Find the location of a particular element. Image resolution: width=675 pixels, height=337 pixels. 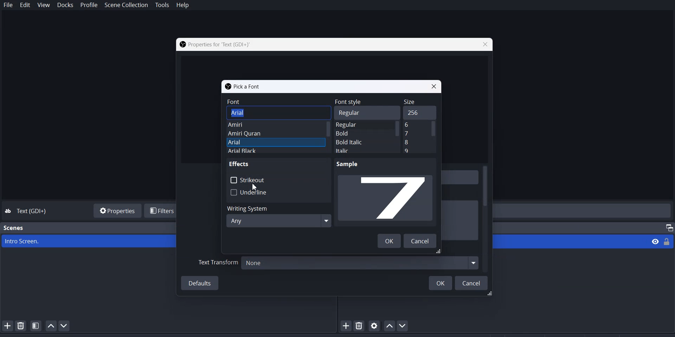

open source properties is located at coordinates (374, 325).